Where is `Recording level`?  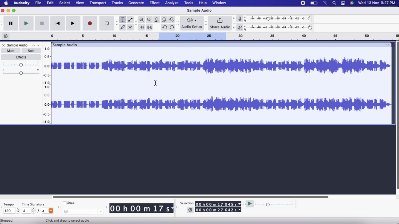
Recording level is located at coordinates (280, 19).